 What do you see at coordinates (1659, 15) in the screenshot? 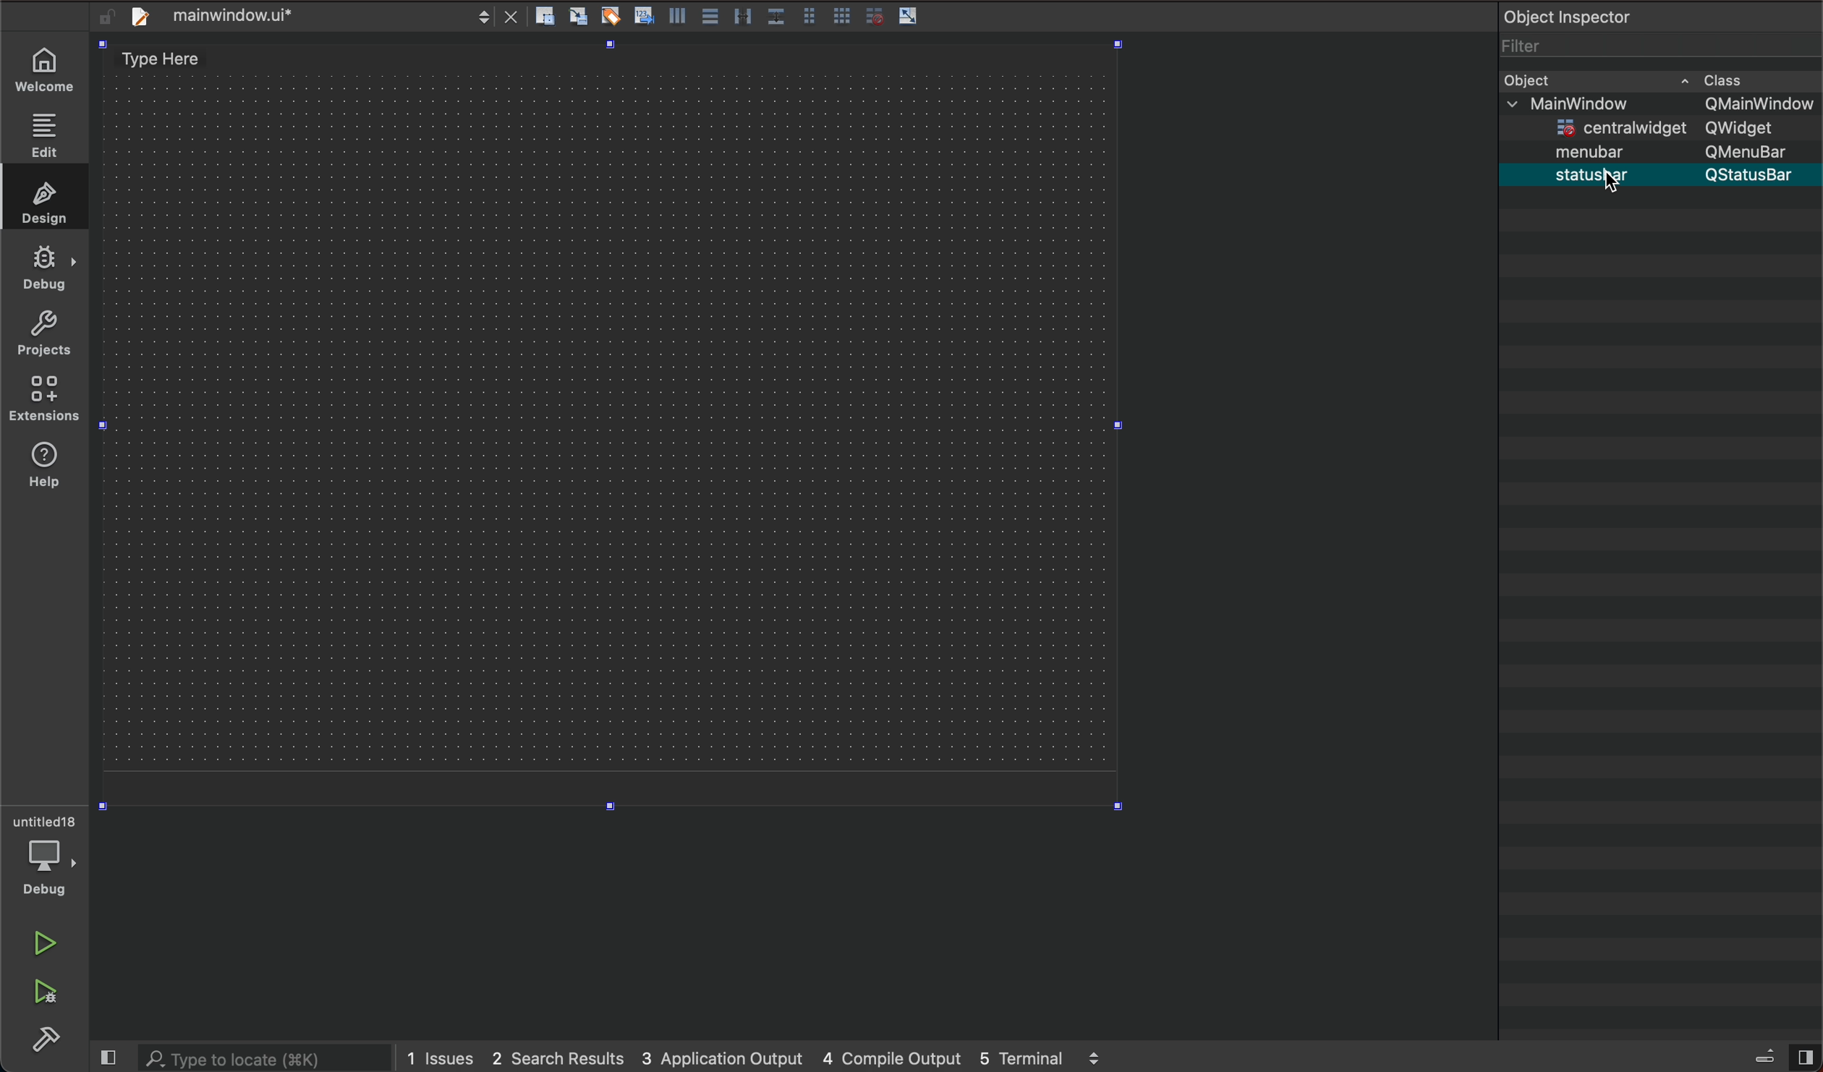
I see `object inspector` at bounding box center [1659, 15].